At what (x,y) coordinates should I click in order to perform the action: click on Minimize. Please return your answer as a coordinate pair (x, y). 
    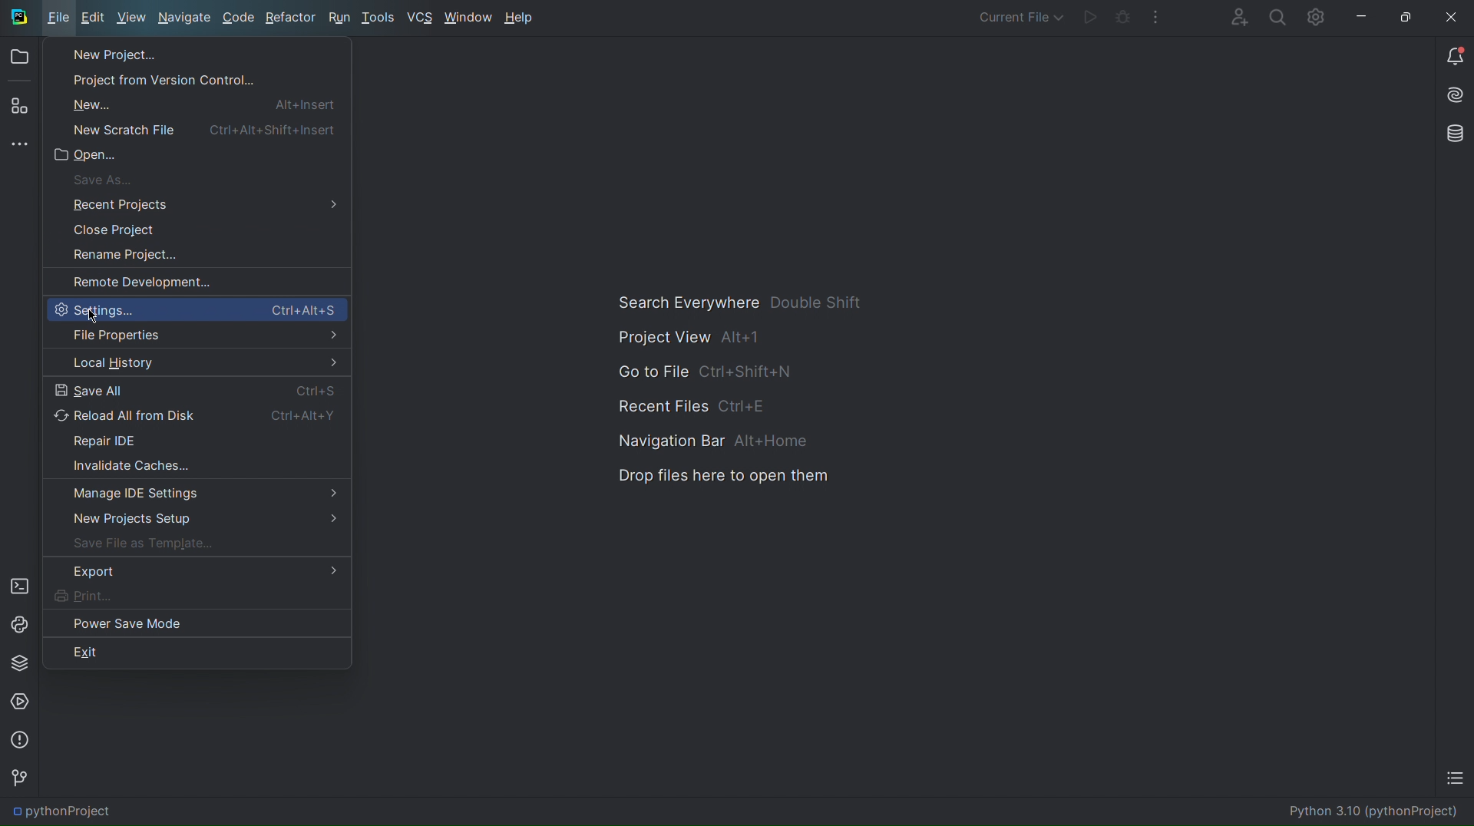
    Looking at the image, I should click on (1360, 16).